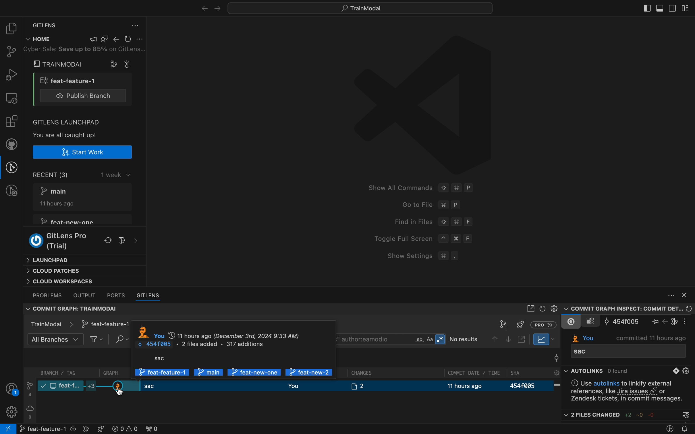 The image size is (695, 434). Describe the element at coordinates (555, 309) in the screenshot. I see `settings` at that location.